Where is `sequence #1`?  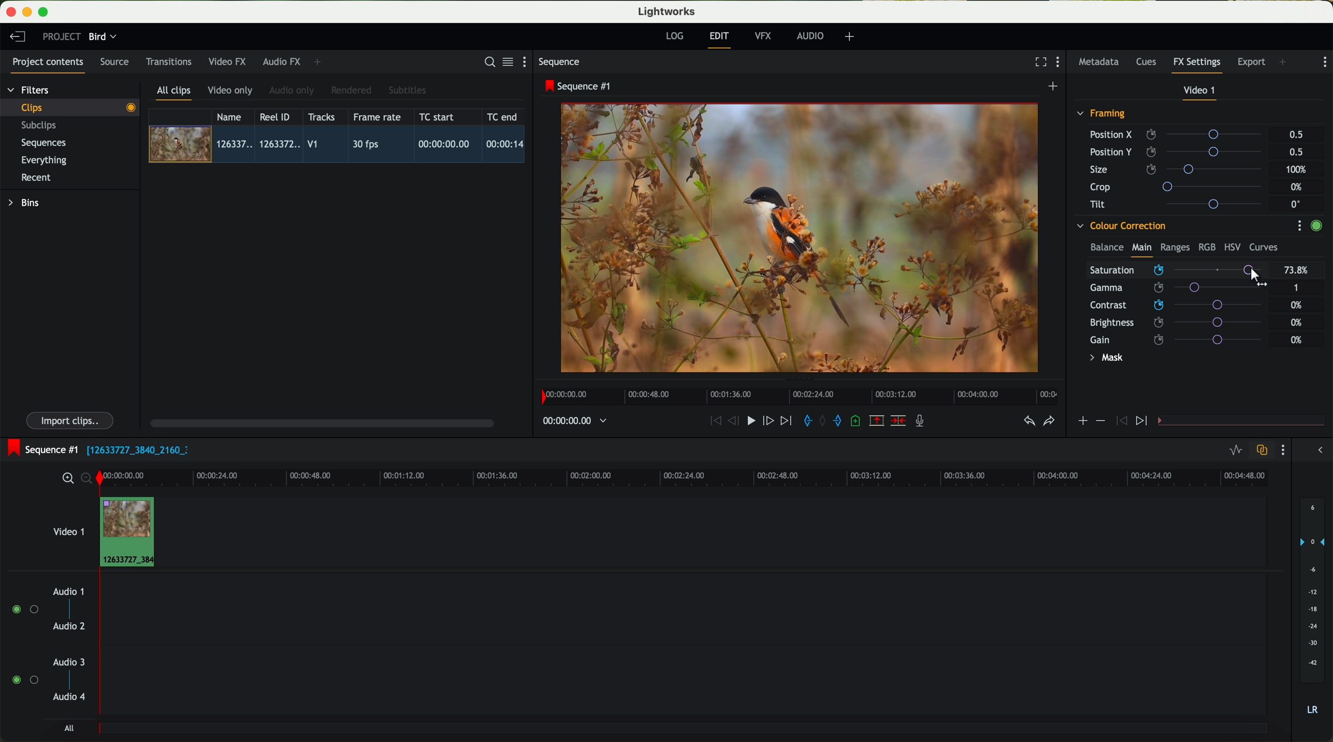 sequence #1 is located at coordinates (40, 449).